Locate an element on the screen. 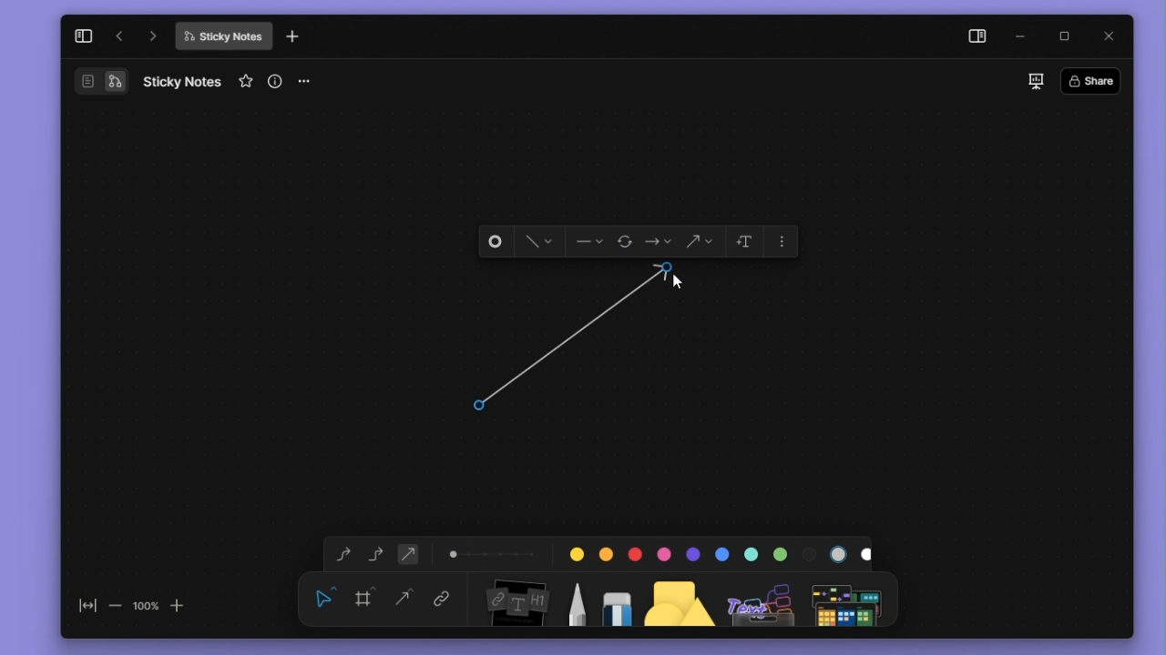  100% is located at coordinates (145, 605).